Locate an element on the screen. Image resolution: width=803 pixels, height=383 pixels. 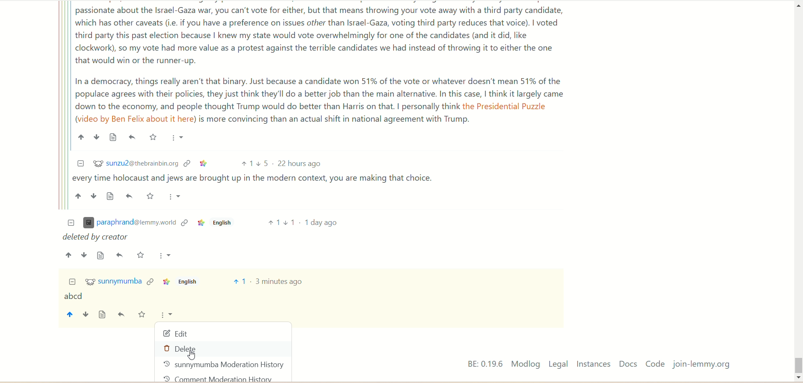
$2 sunzu2@thebrainbin.org is located at coordinates (136, 163).